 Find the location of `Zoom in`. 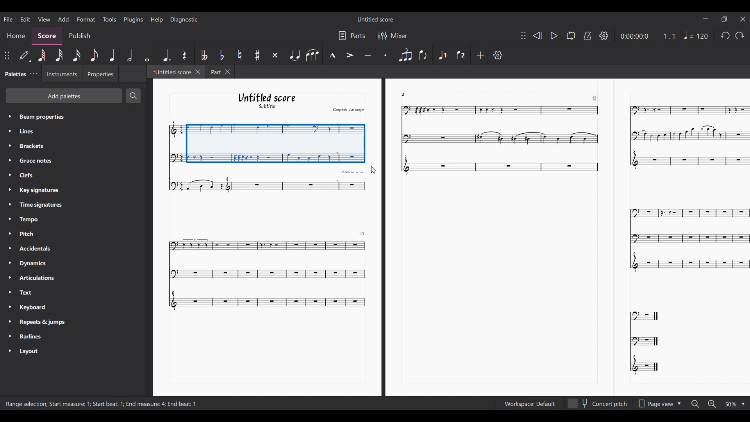

Zoom in is located at coordinates (711, 404).